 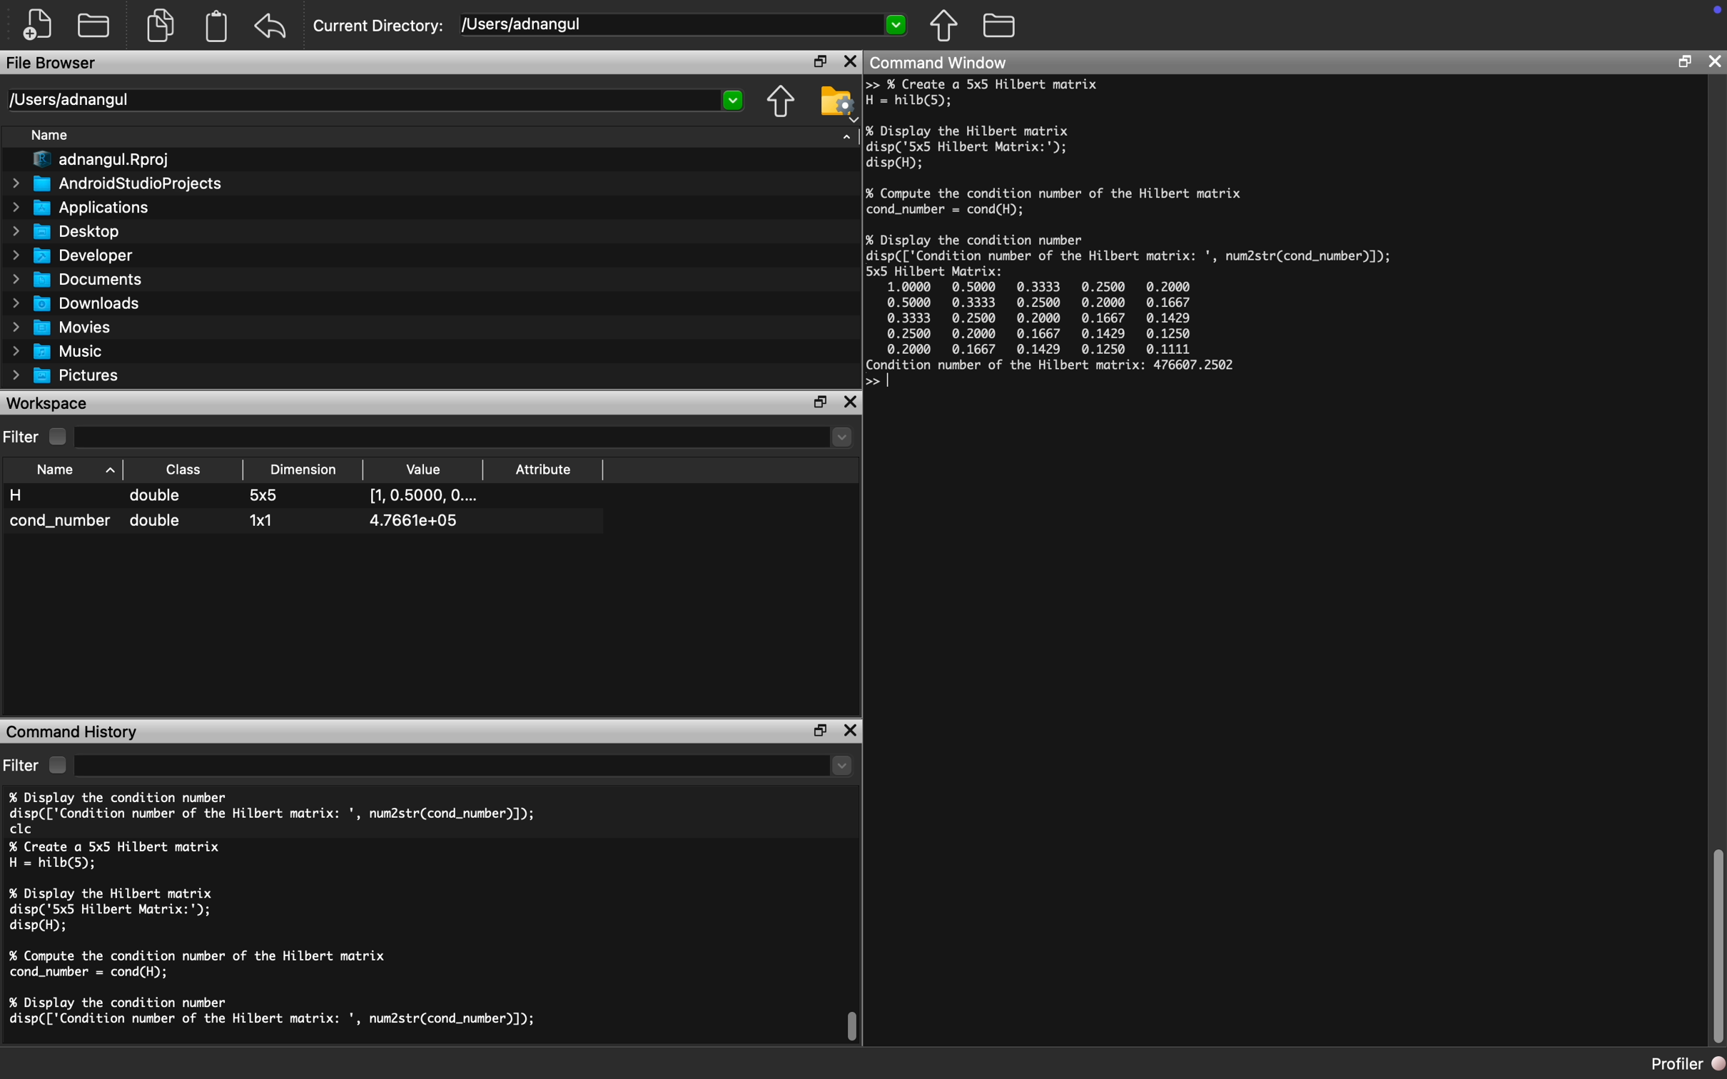 What do you see at coordinates (820, 400) in the screenshot?
I see `Restore Down` at bounding box center [820, 400].